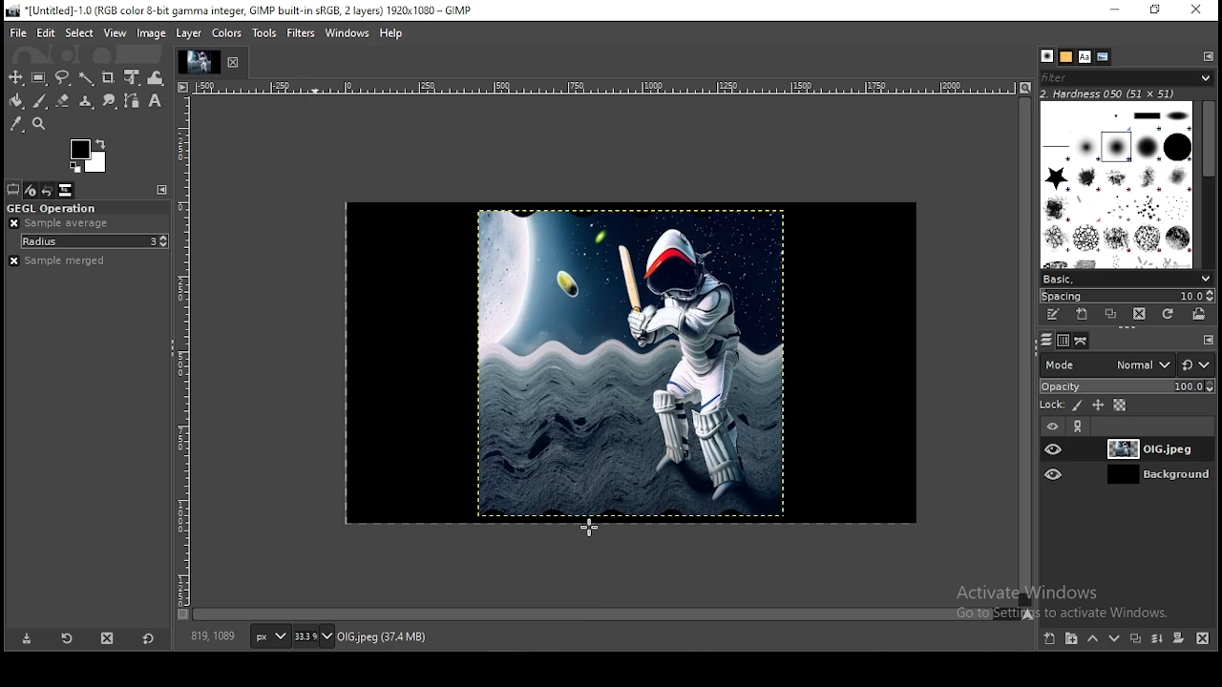  Describe the element at coordinates (626, 362) in the screenshot. I see `picture (ripple filter)` at that location.